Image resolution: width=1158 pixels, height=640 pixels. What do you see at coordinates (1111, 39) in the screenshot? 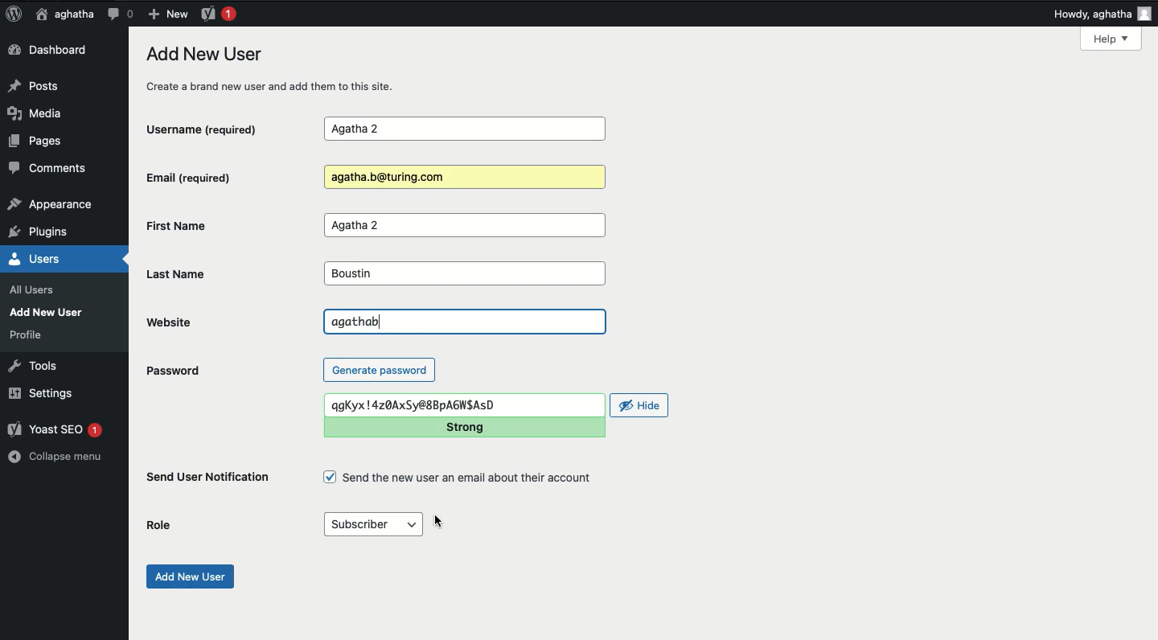
I see `Help` at bounding box center [1111, 39].